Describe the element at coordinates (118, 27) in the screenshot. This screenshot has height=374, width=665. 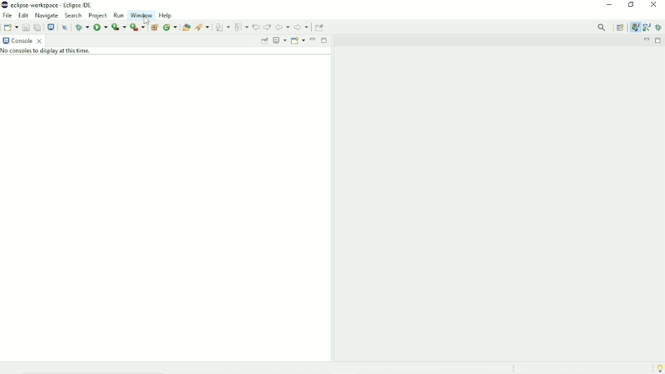
I see `Coverage` at that location.